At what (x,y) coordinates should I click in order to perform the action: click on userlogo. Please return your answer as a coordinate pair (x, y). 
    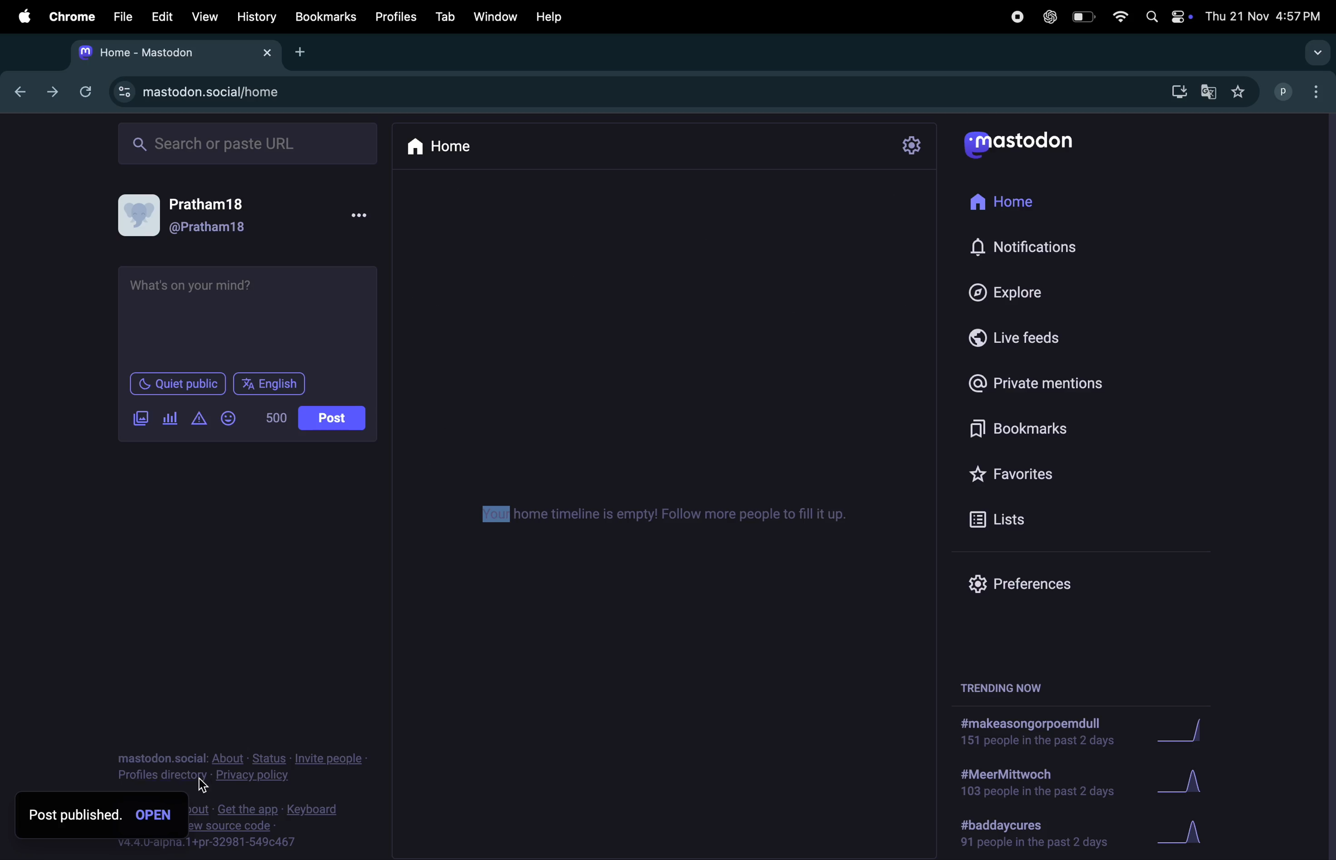
    Looking at the image, I should click on (1018, 145).